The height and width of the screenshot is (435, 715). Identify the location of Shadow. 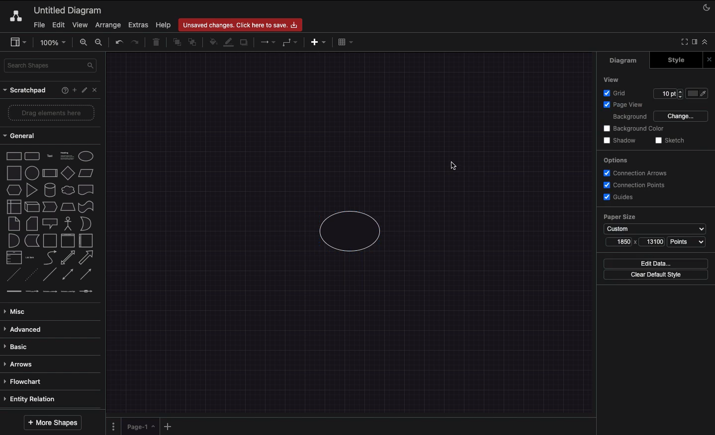
(245, 42).